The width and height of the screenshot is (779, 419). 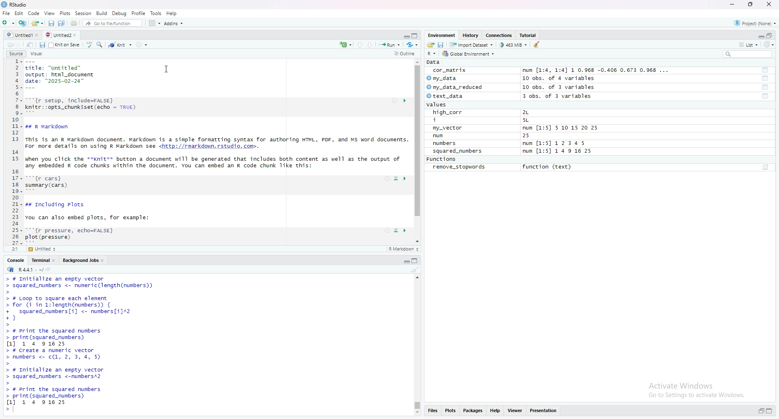 I want to click on Go to file/function, so click(x=113, y=23).